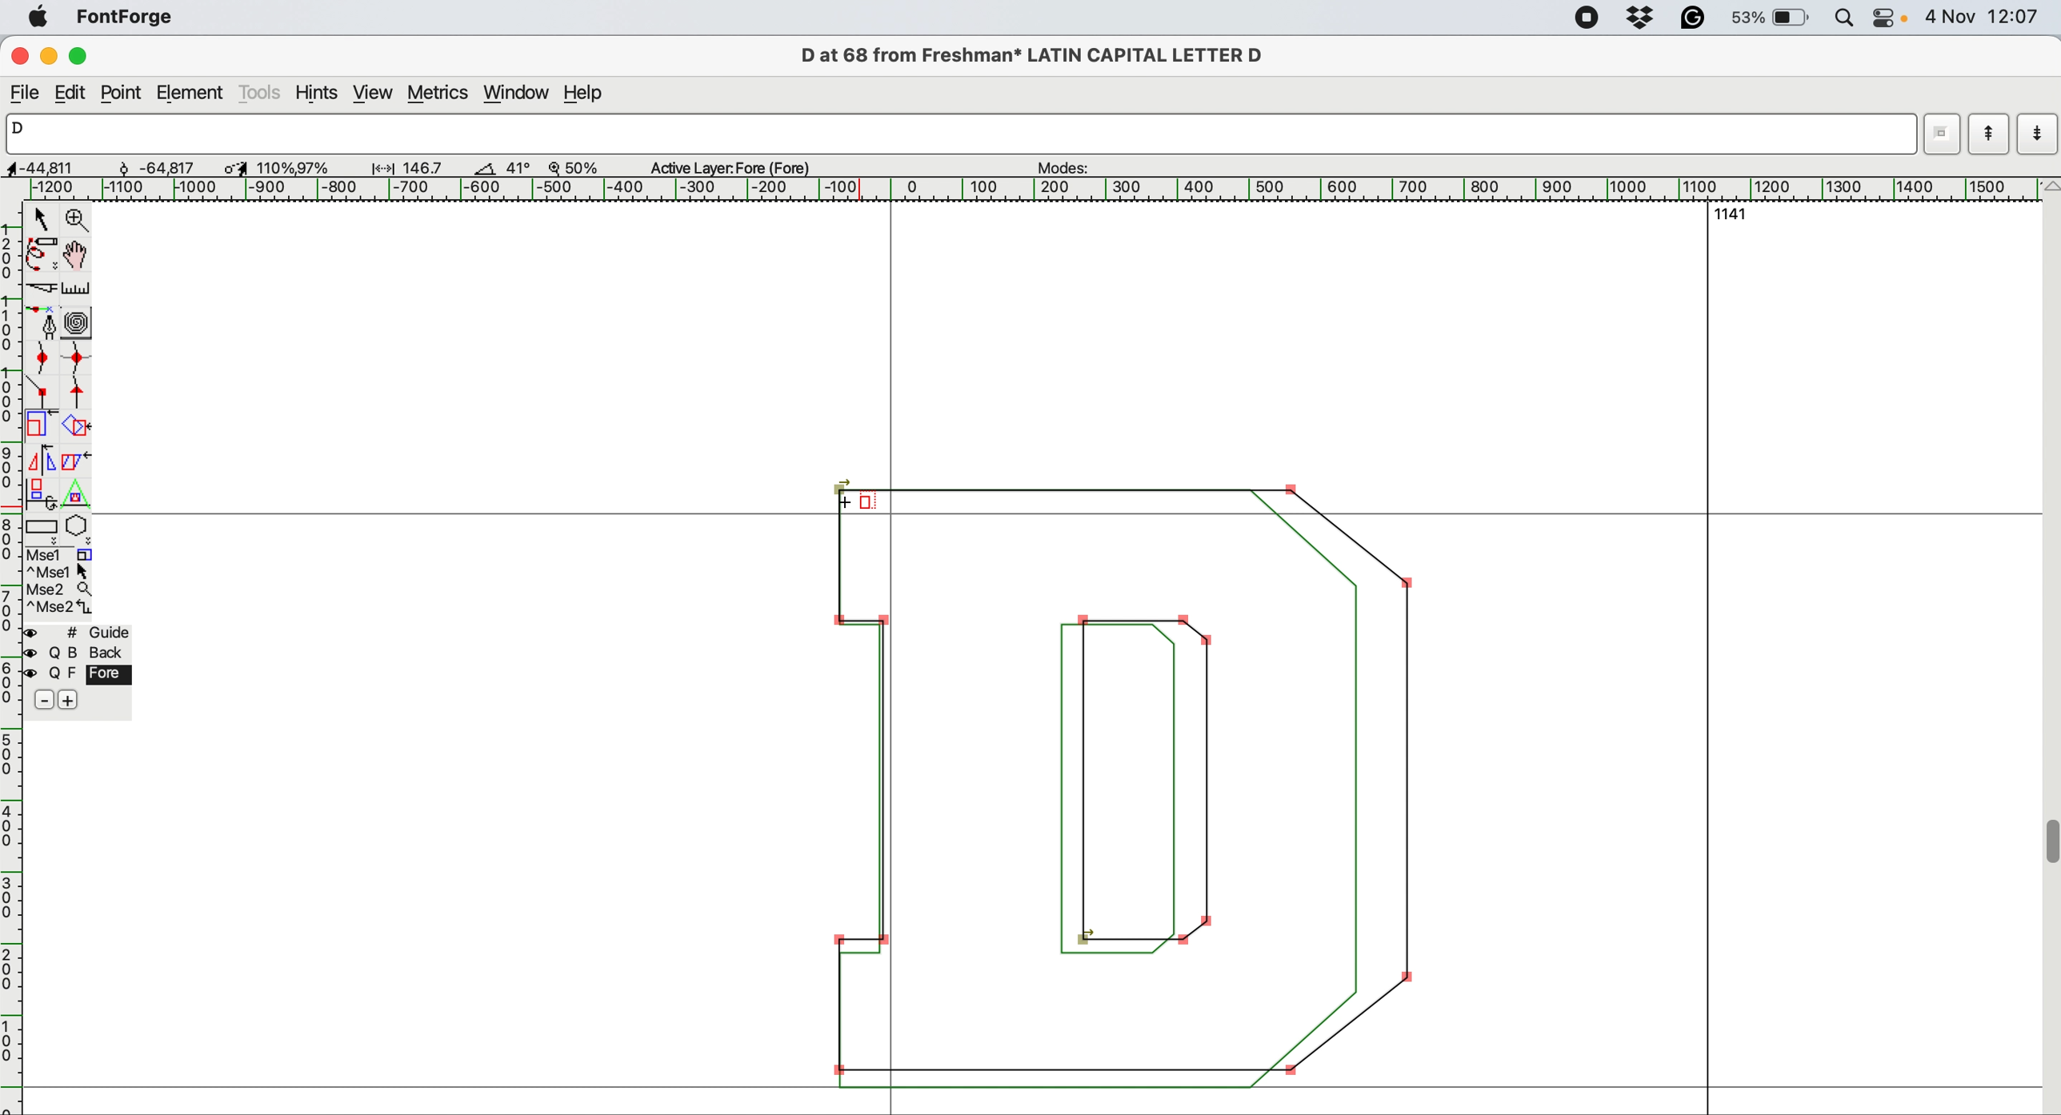 This screenshot has height=1115, width=2061. Describe the element at coordinates (231, 166) in the screenshot. I see `dimensions` at that location.